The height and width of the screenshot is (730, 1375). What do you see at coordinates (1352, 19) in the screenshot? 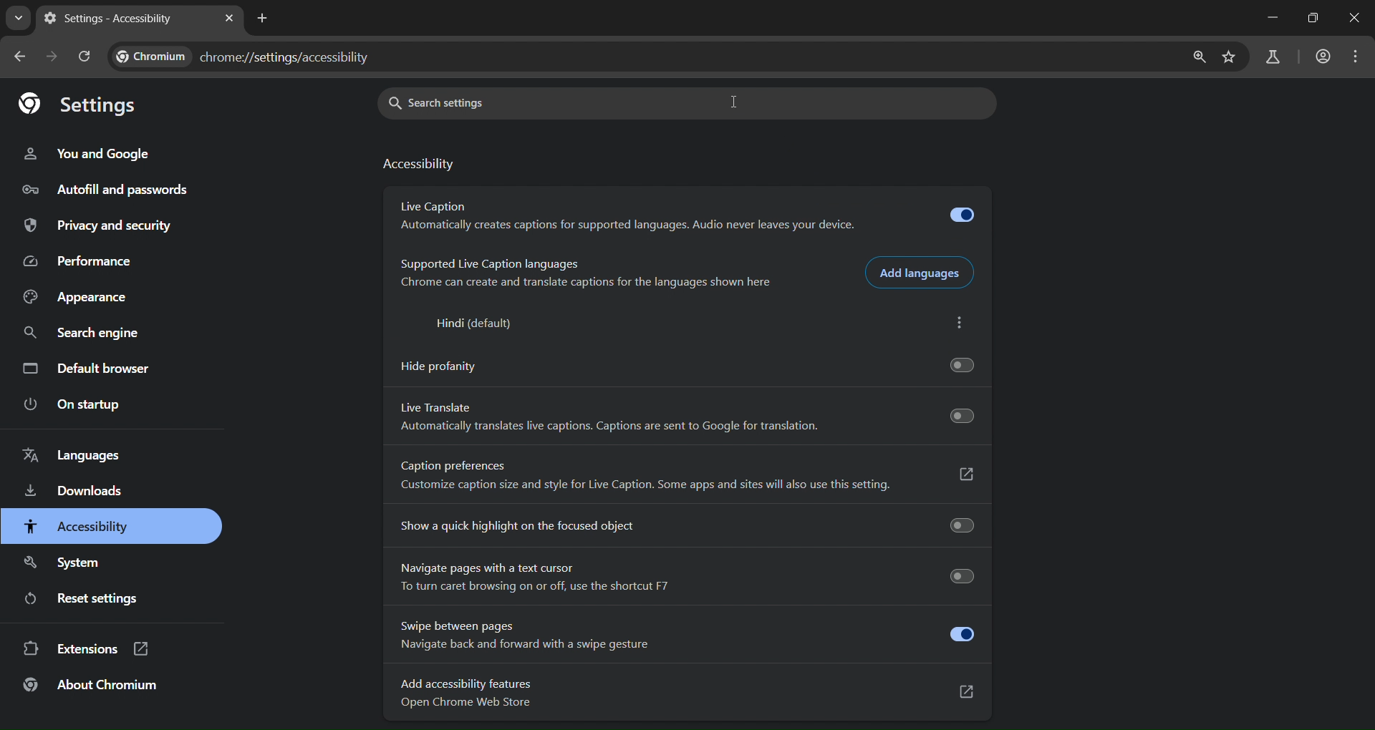
I see `close` at bounding box center [1352, 19].